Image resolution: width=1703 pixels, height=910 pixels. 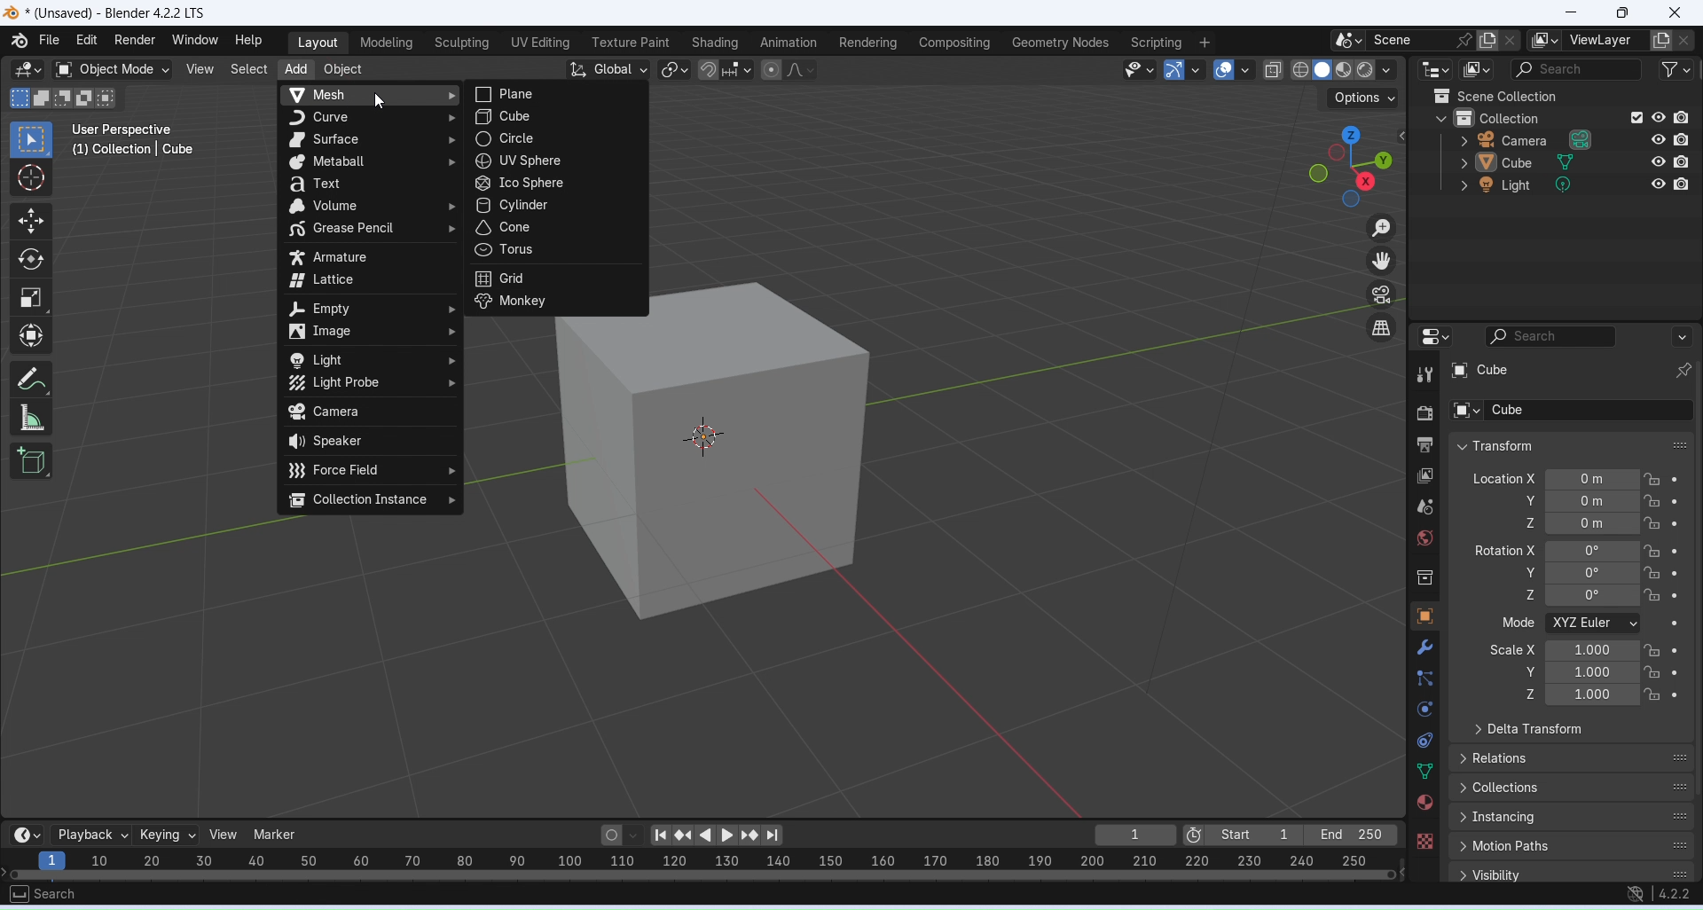 What do you see at coordinates (129, 130) in the screenshot?
I see `user perspective` at bounding box center [129, 130].